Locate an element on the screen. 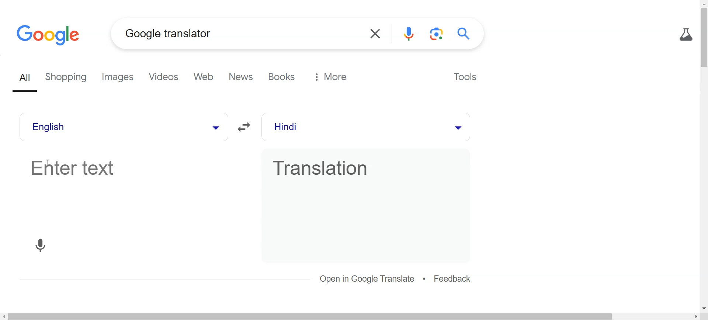 This screenshot has height=320, width=708. Images is located at coordinates (120, 77).